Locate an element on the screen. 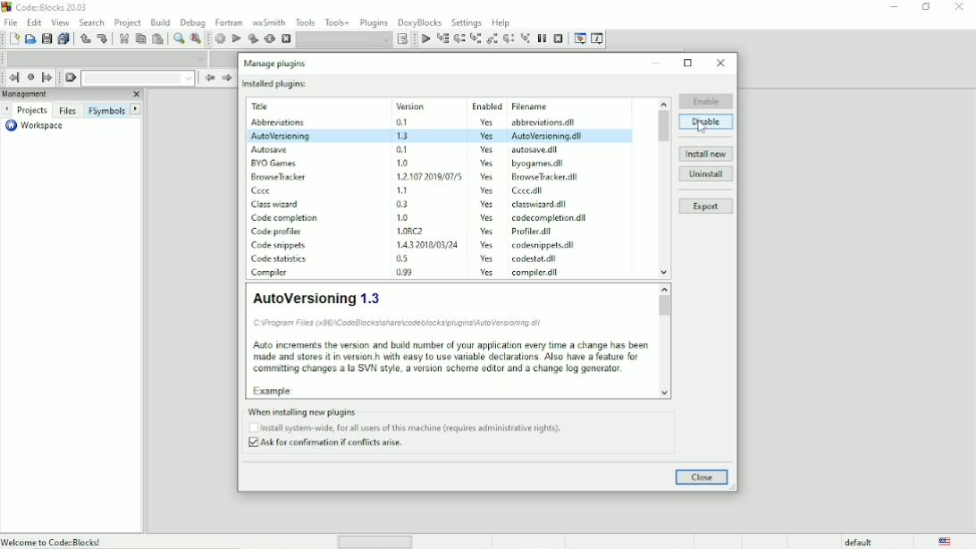 This screenshot has width=976, height=549. Profiler.dll is located at coordinates (534, 232).